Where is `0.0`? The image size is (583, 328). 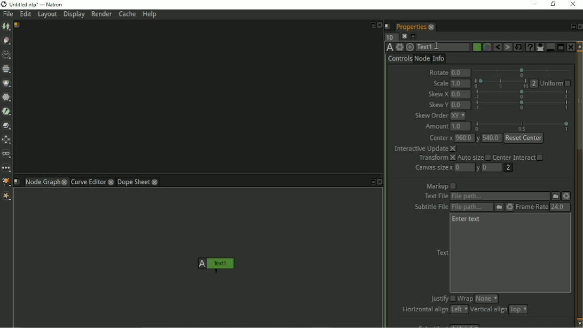 0.0 is located at coordinates (460, 105).